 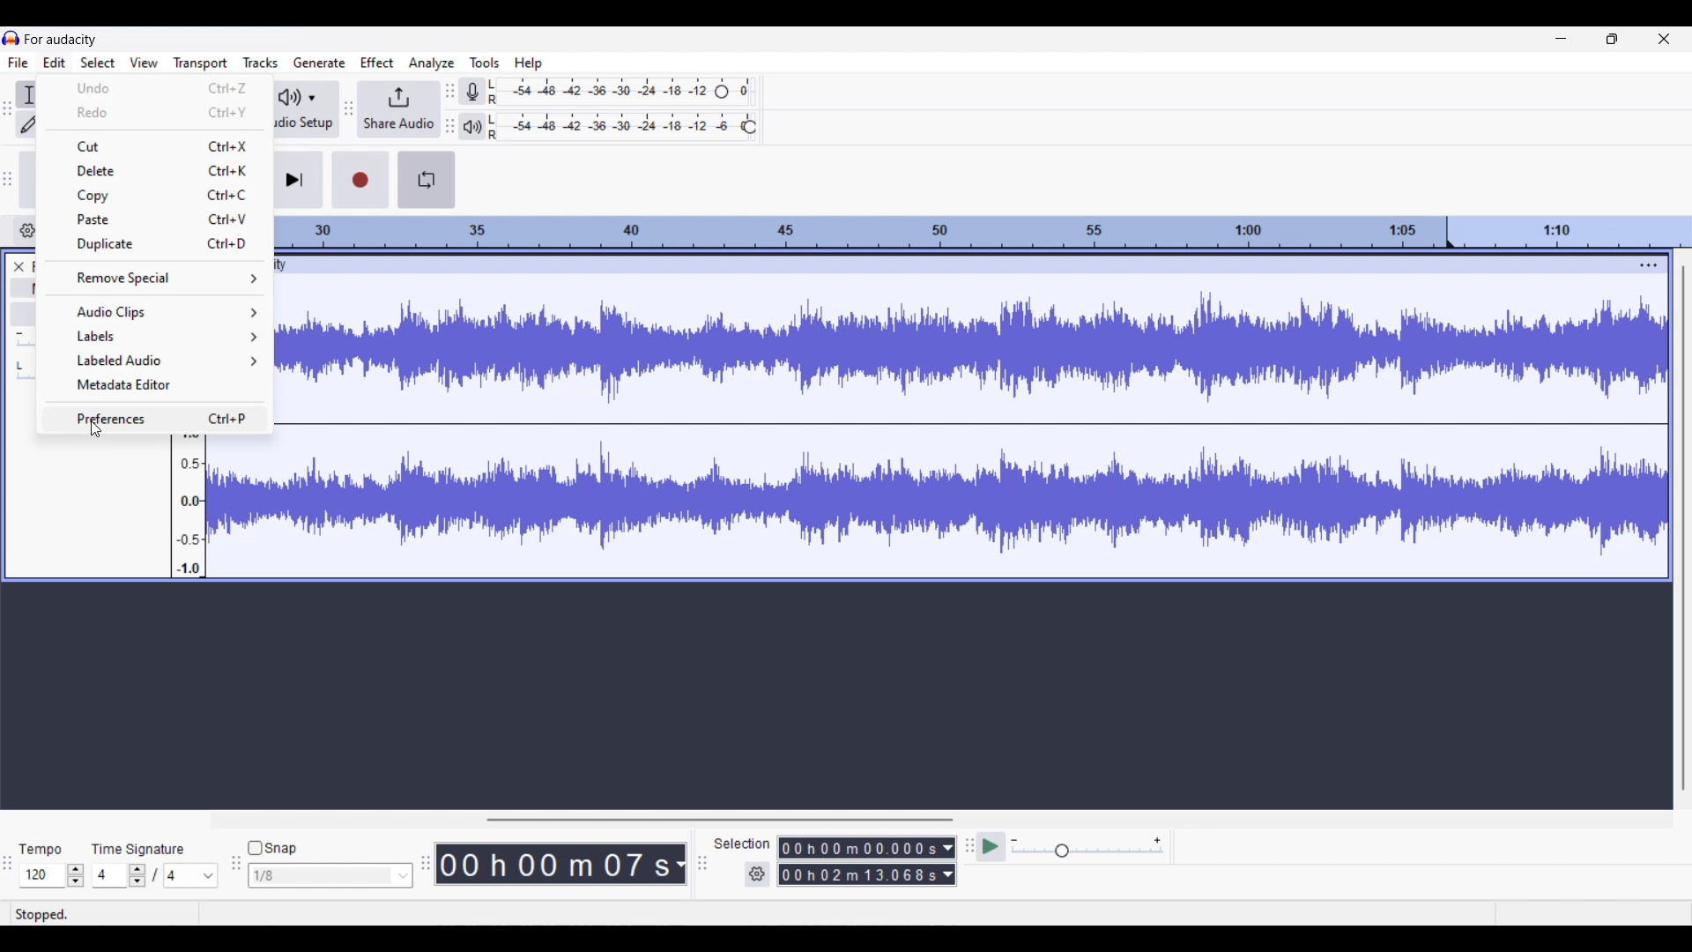 I want to click on Delete, so click(x=157, y=170).